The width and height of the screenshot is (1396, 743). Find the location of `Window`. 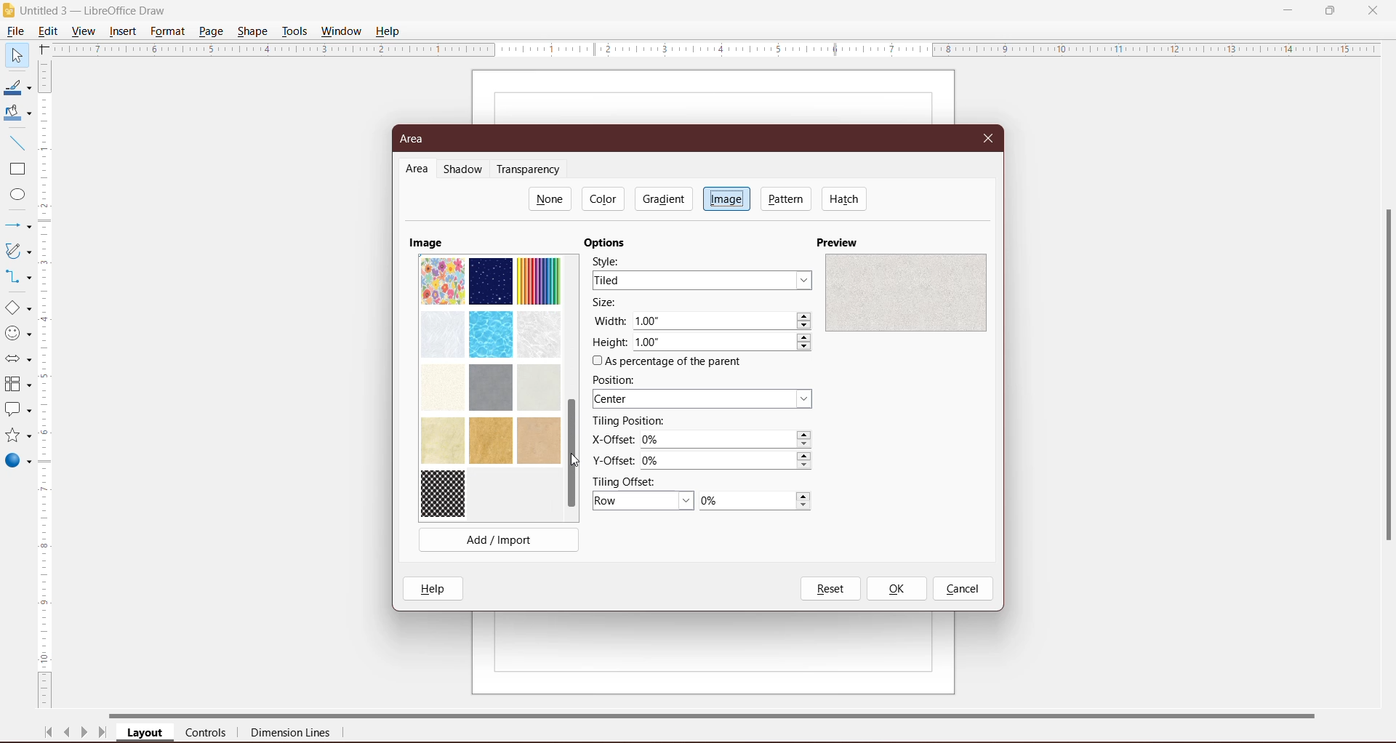

Window is located at coordinates (341, 31).